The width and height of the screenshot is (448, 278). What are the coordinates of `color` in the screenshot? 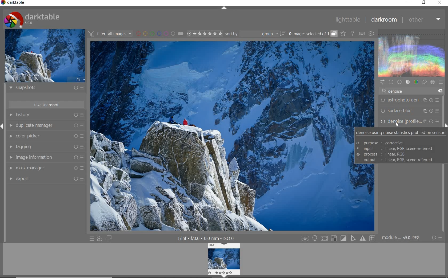 It's located at (416, 82).